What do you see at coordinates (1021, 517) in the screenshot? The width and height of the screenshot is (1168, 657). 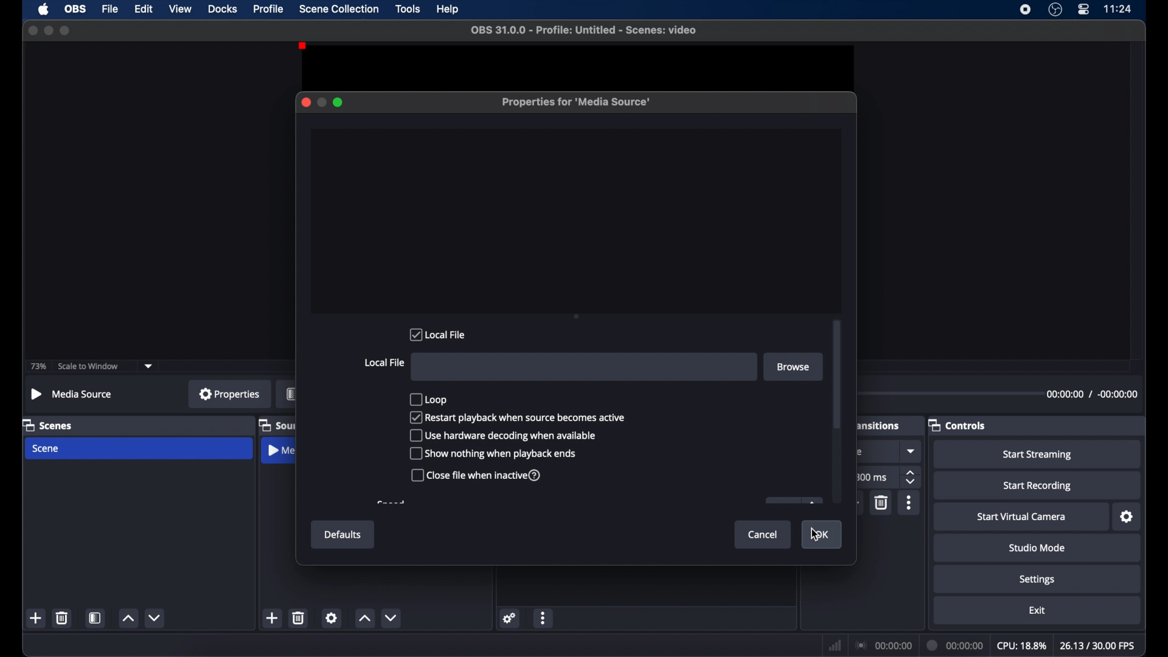 I see `start virtual camera` at bounding box center [1021, 517].